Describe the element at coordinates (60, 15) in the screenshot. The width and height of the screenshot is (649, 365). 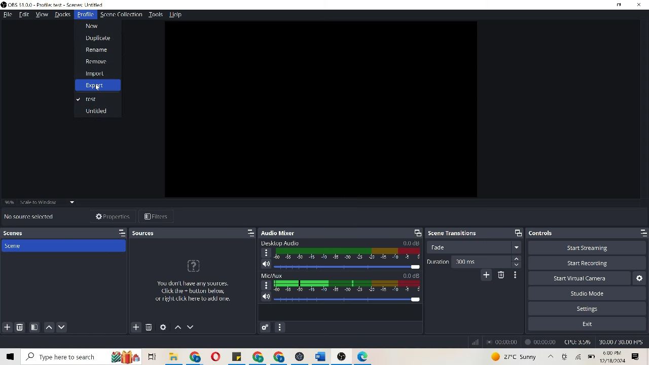
I see `docks` at that location.